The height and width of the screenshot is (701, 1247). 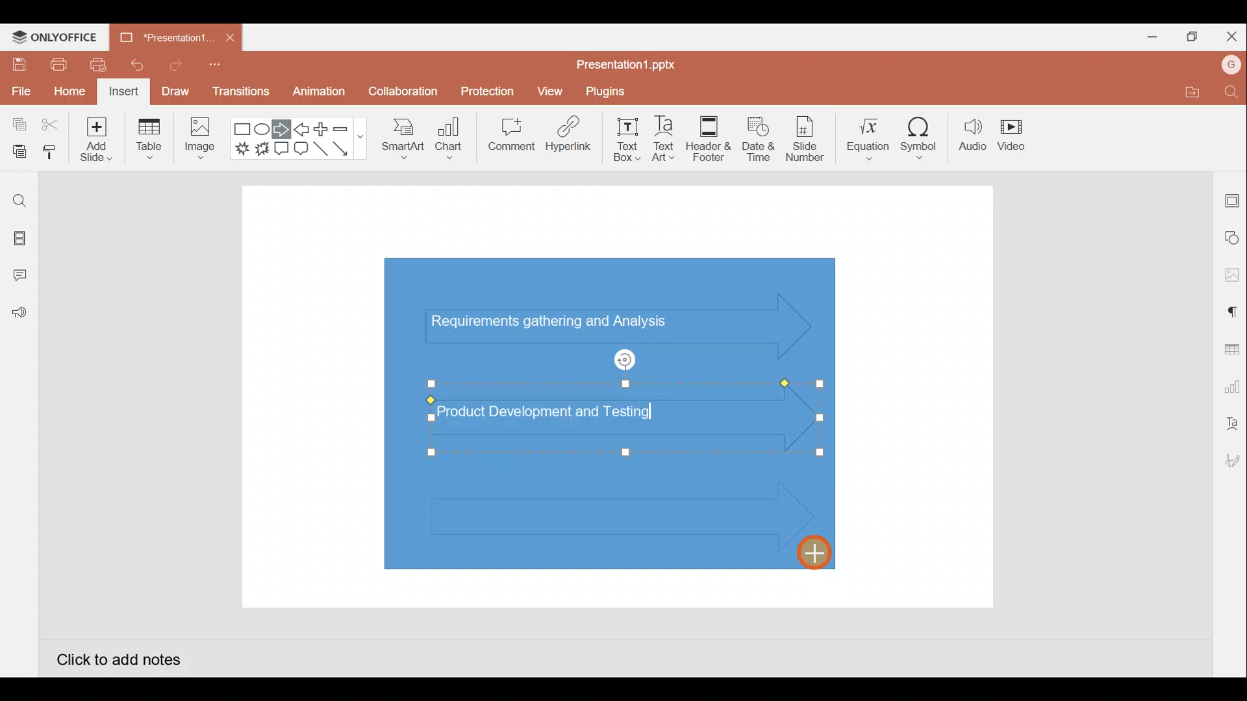 I want to click on Presentation1., so click(x=162, y=38).